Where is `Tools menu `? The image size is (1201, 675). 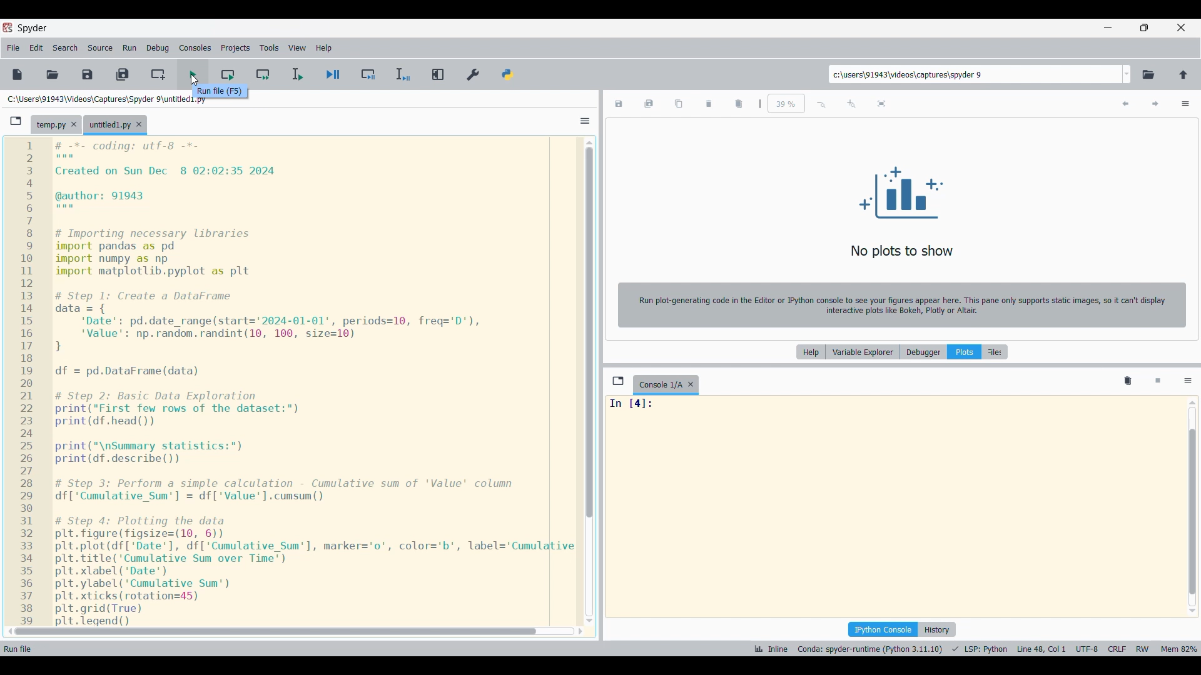
Tools menu  is located at coordinates (269, 48).